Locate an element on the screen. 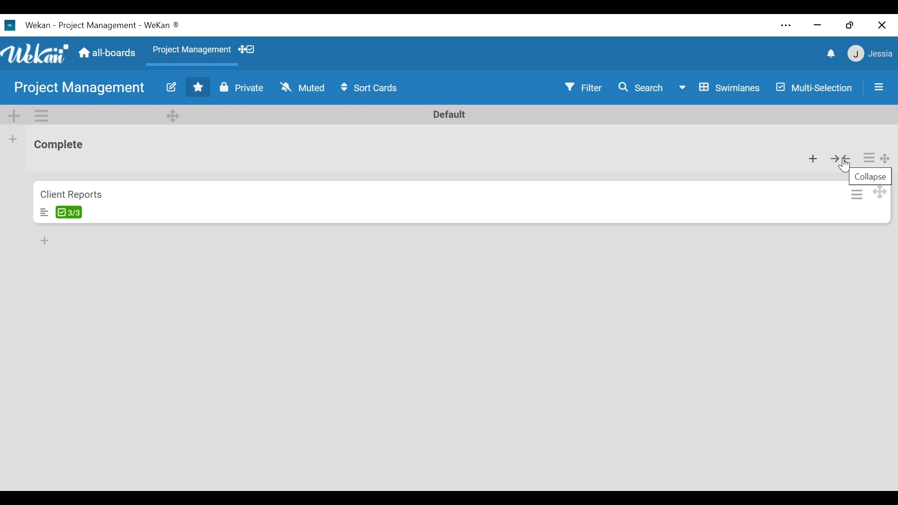 The width and height of the screenshot is (898, 505). Go to Home View (all-boards) is located at coordinates (107, 54).